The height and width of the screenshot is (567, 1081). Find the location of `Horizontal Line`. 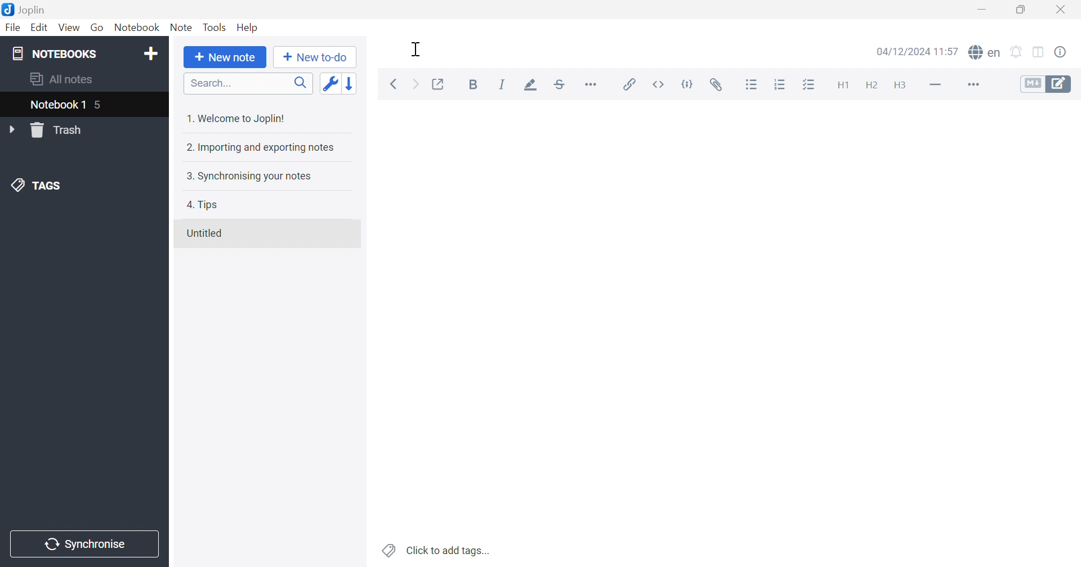

Horizontal Line is located at coordinates (935, 85).